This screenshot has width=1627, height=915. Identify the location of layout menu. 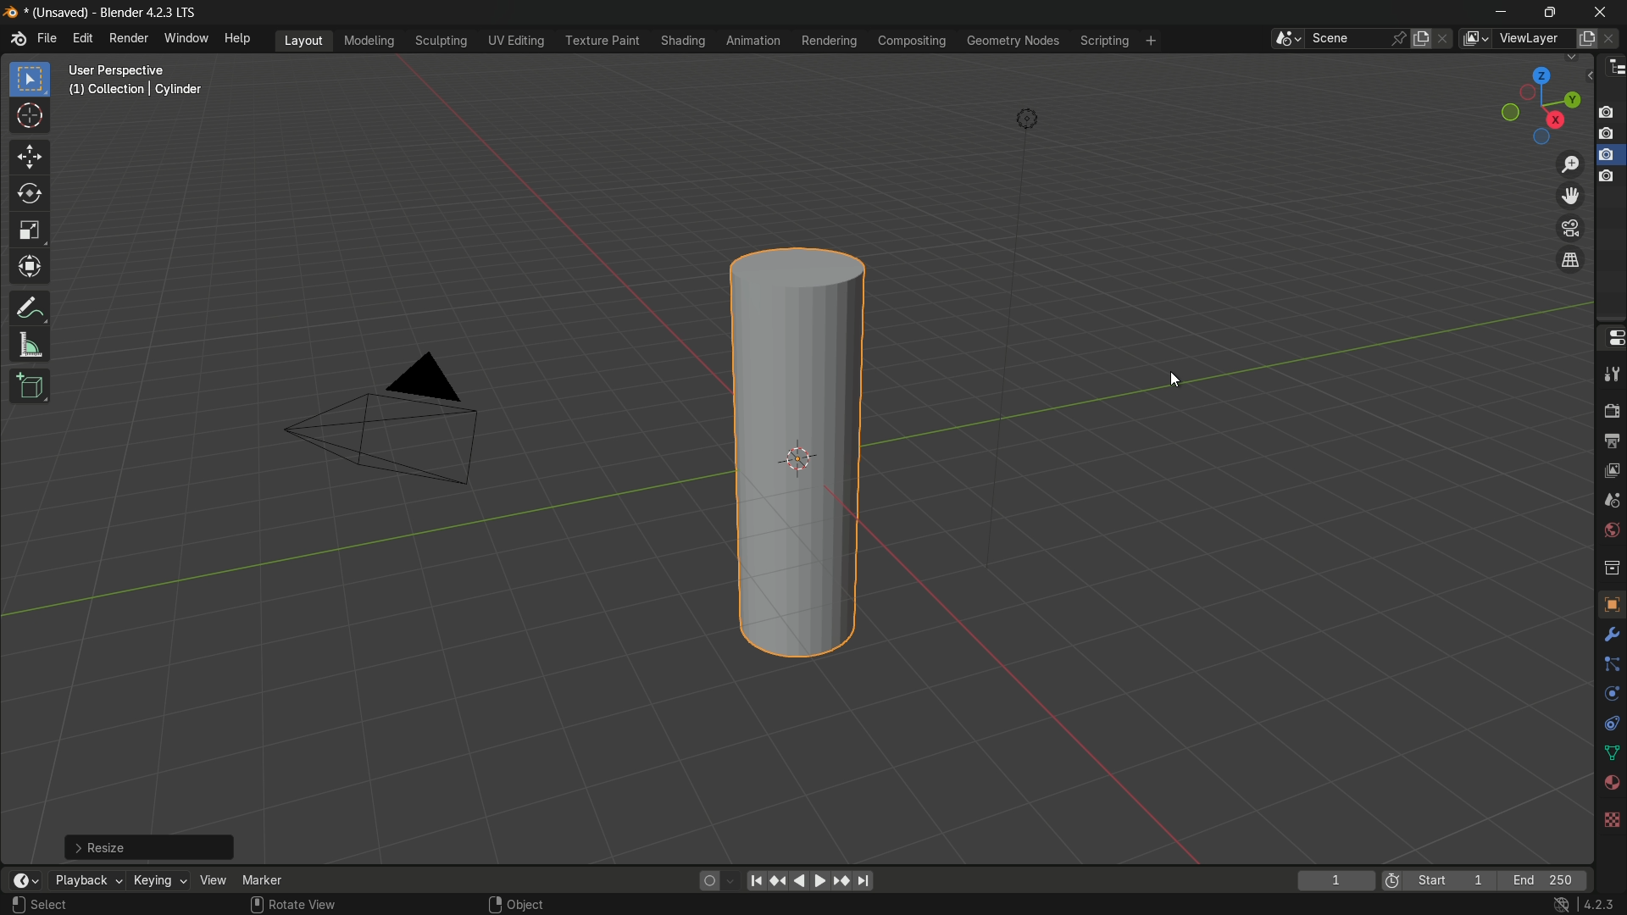
(305, 40).